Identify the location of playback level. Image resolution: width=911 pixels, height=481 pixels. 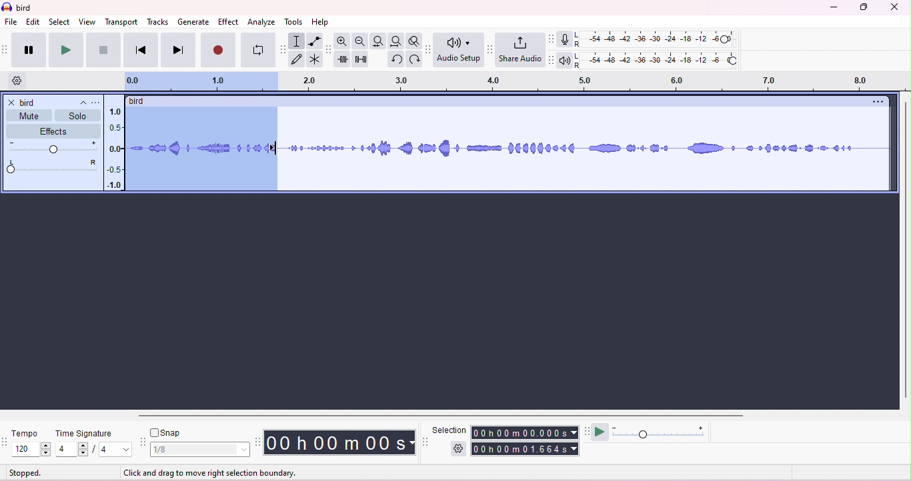
(665, 60).